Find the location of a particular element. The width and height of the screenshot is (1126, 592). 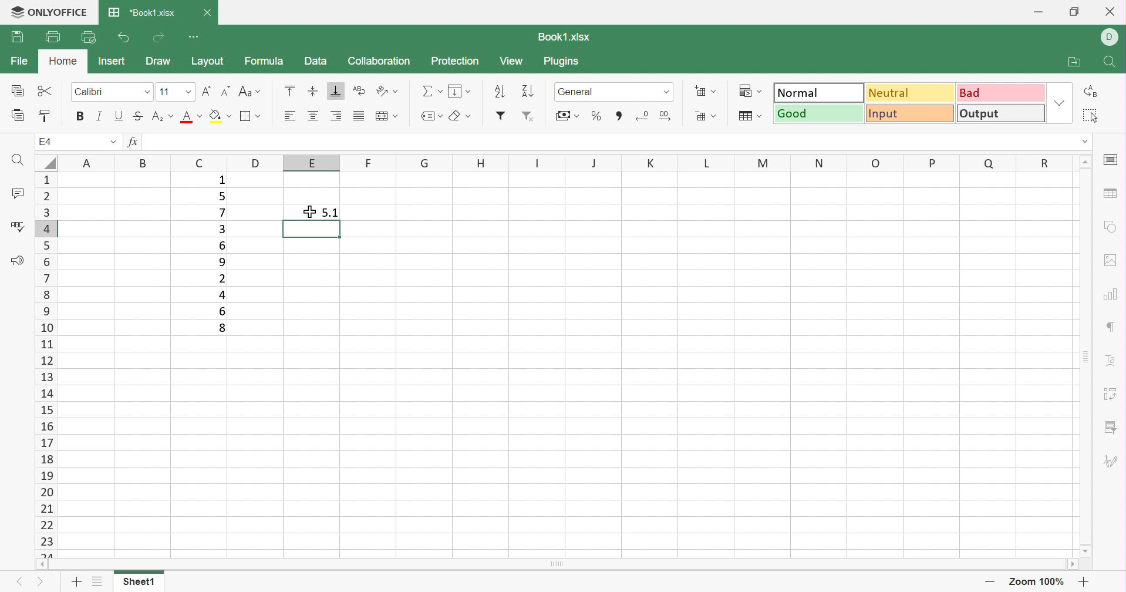

5.1 is located at coordinates (332, 213).